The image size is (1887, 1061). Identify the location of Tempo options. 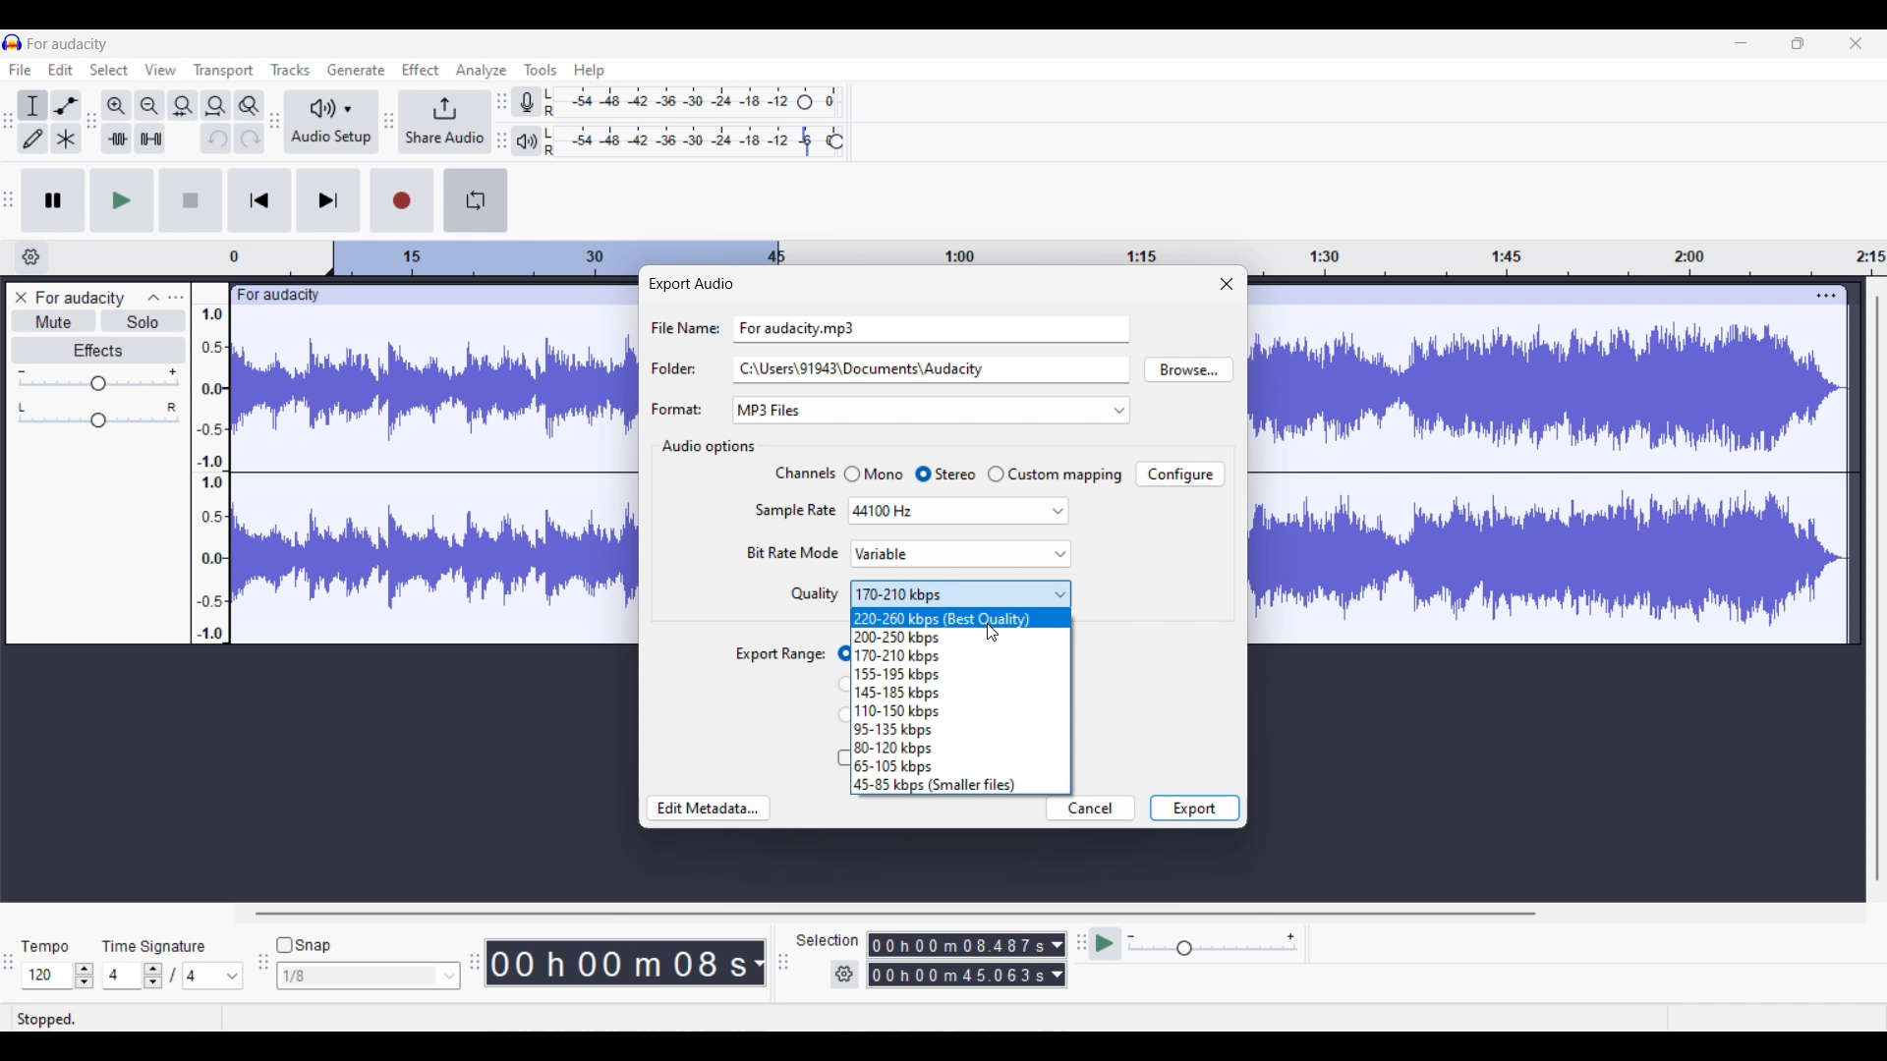
(45, 975).